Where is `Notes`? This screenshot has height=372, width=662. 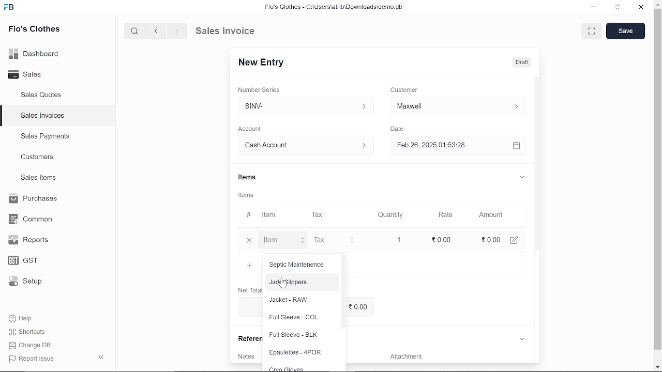 Notes is located at coordinates (243, 359).